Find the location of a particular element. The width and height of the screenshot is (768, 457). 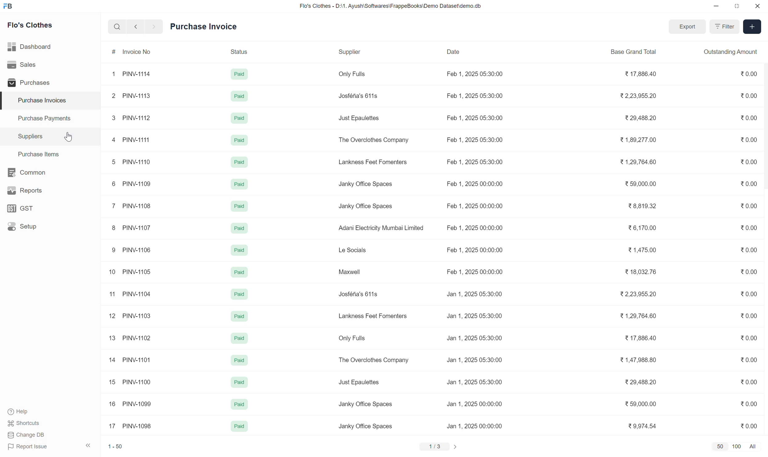

Paid is located at coordinates (239, 228).